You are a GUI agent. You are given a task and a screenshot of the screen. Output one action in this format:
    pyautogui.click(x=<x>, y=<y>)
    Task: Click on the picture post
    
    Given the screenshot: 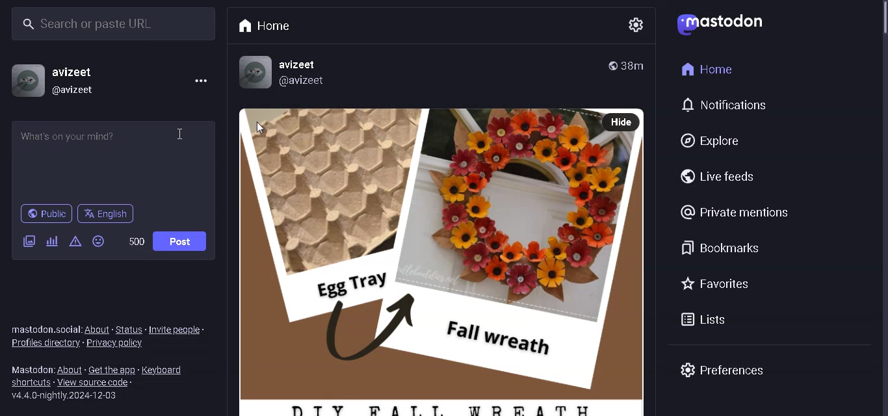 What is the action you would take?
    pyautogui.click(x=413, y=260)
    